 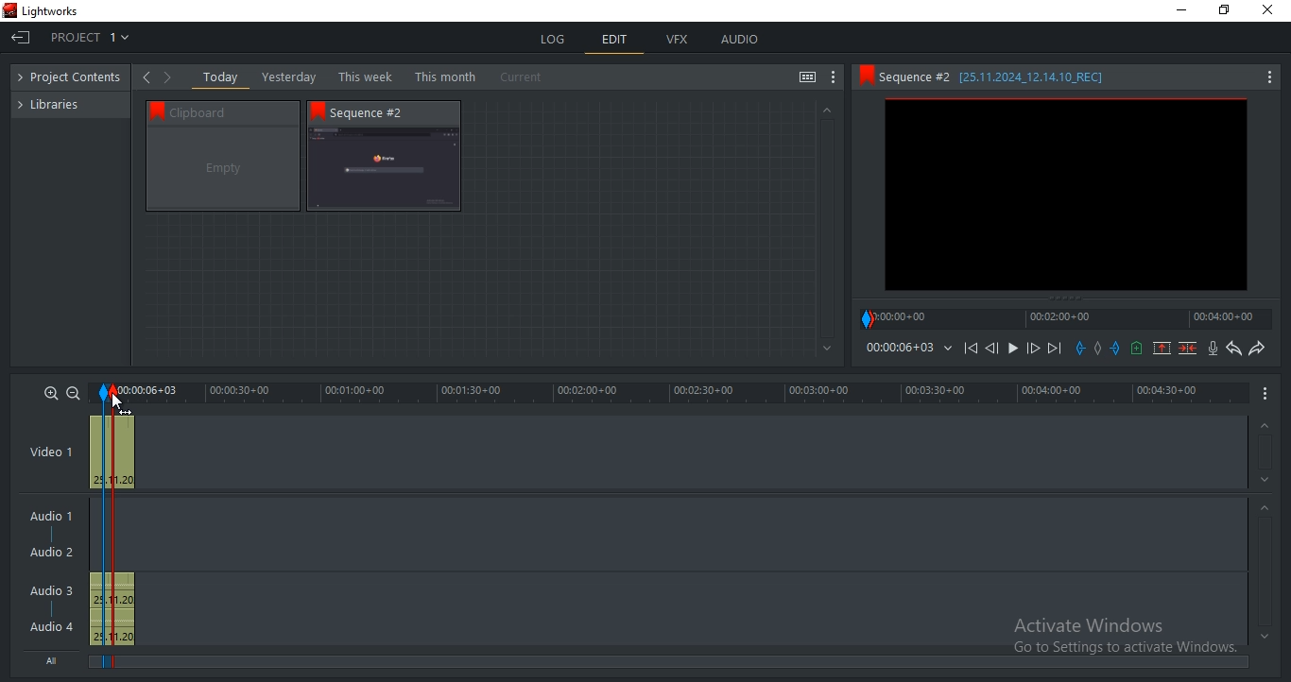 What do you see at coordinates (47, 518) in the screenshot?
I see `Audio 1` at bounding box center [47, 518].